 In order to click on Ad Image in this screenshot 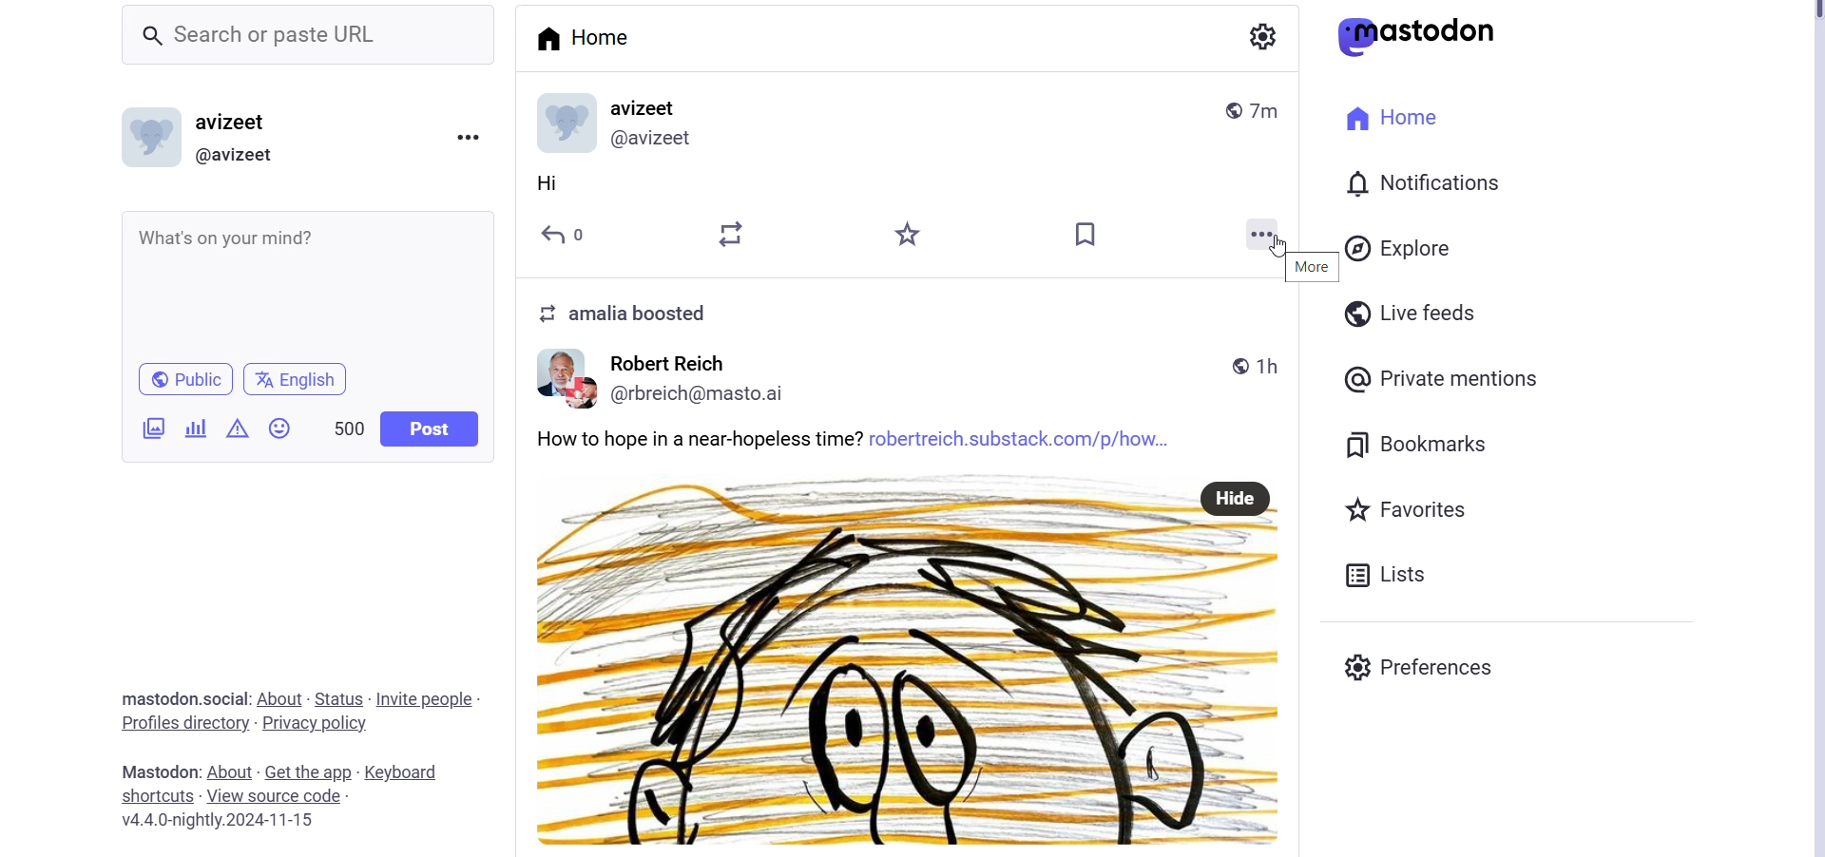, I will do `click(150, 428)`.